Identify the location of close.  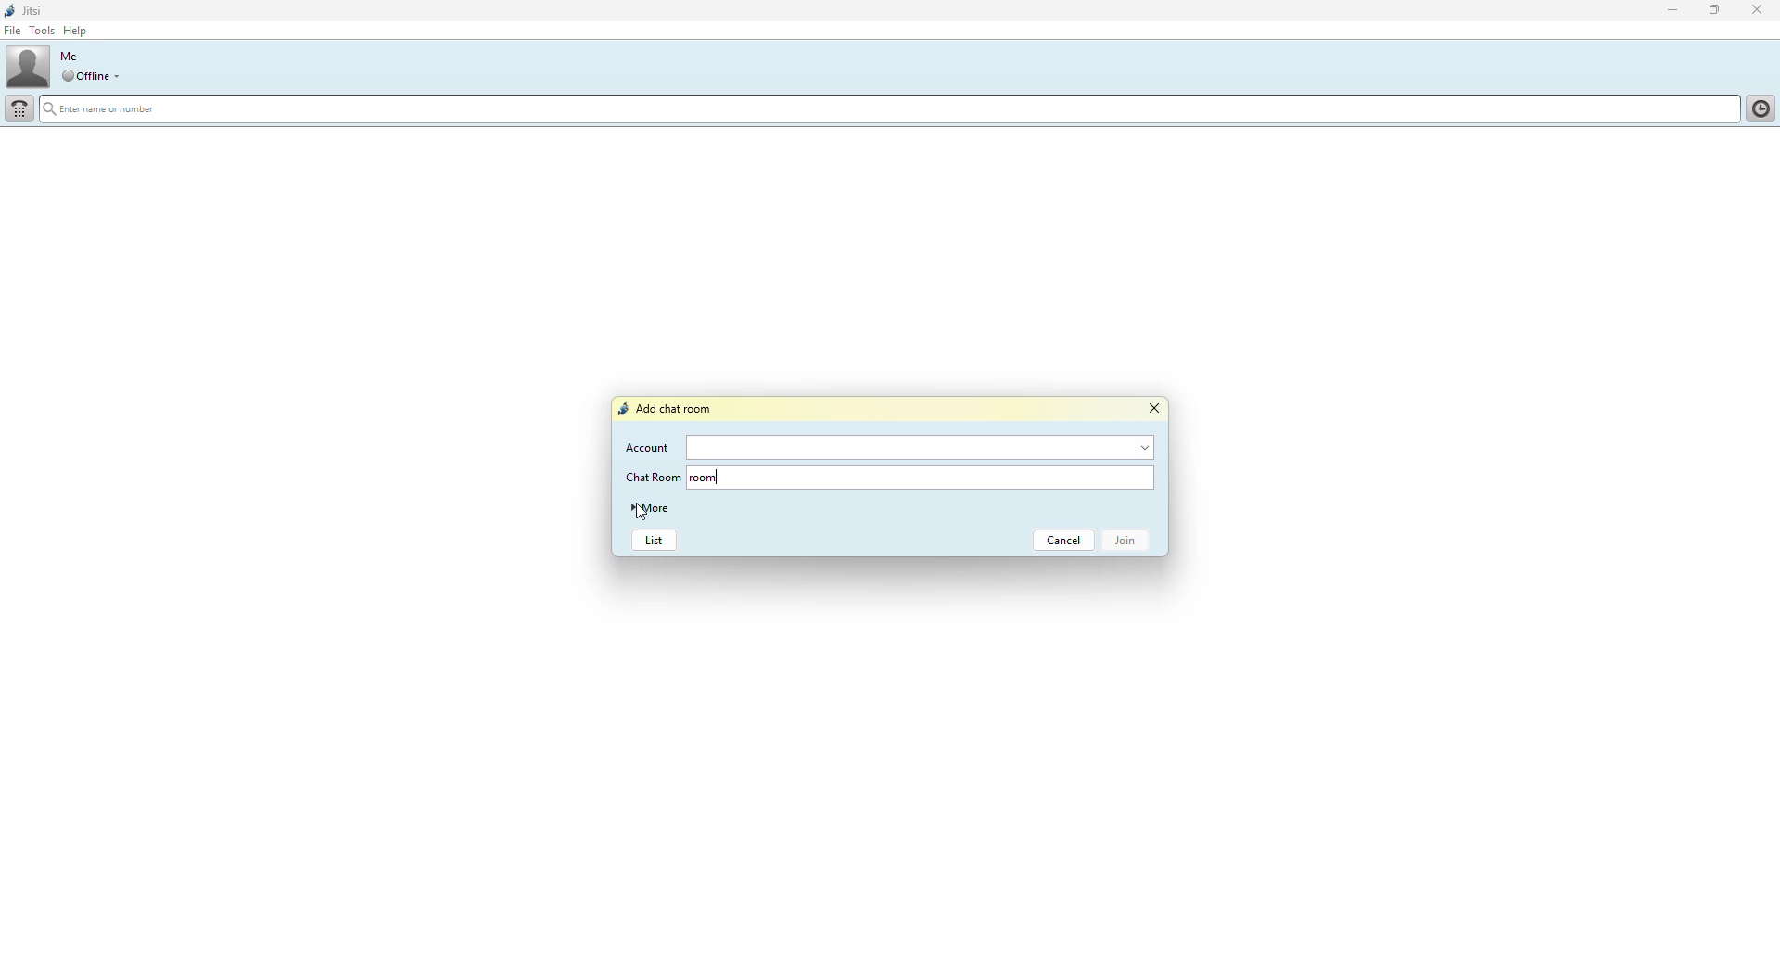
(1761, 9).